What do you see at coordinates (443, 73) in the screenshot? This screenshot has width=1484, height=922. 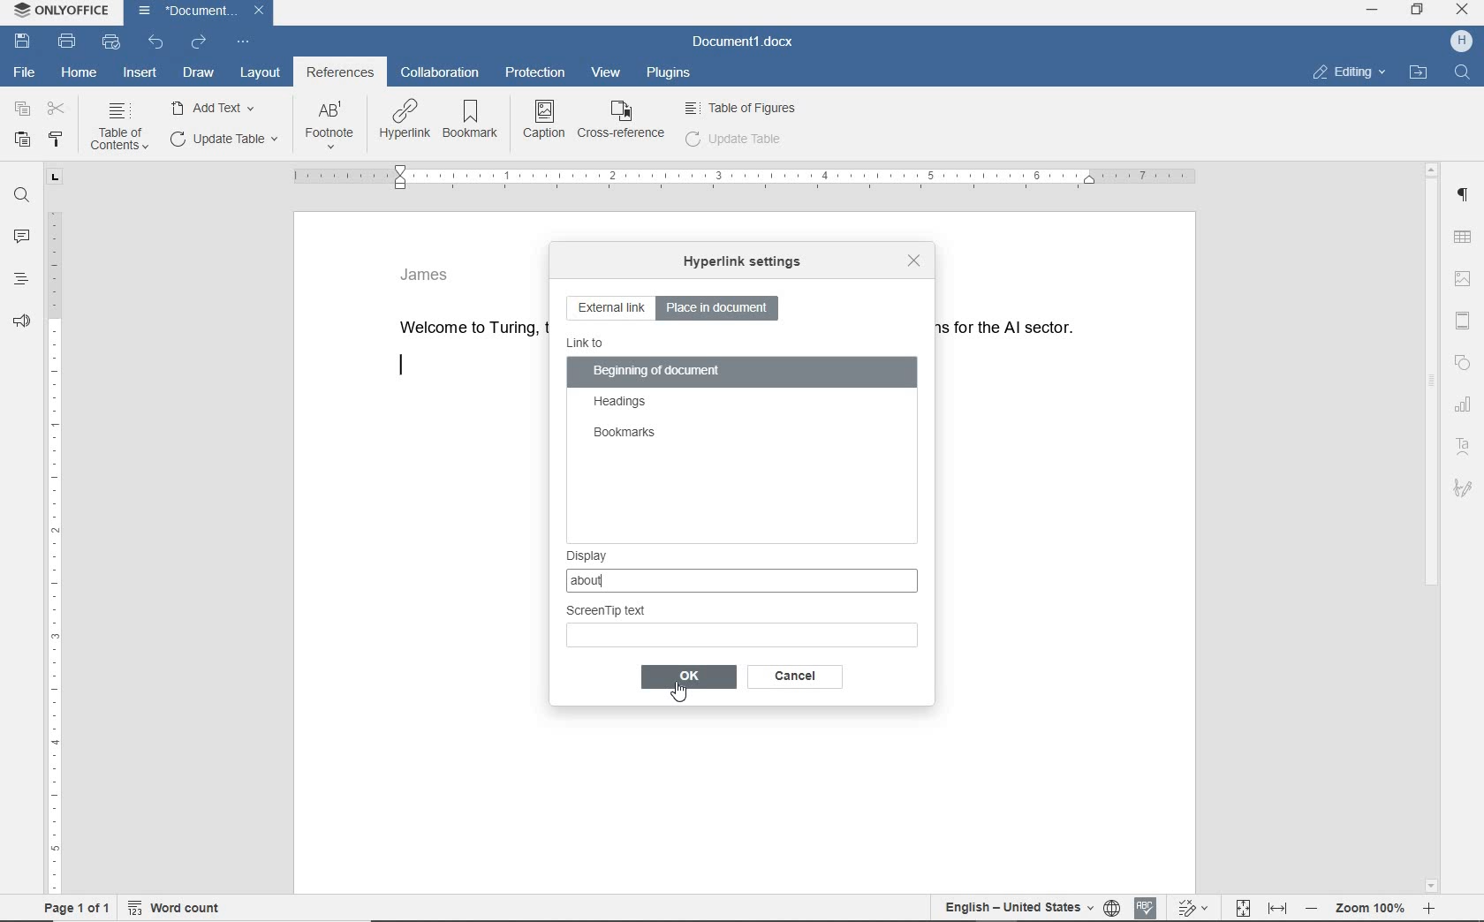 I see `collaboration` at bounding box center [443, 73].